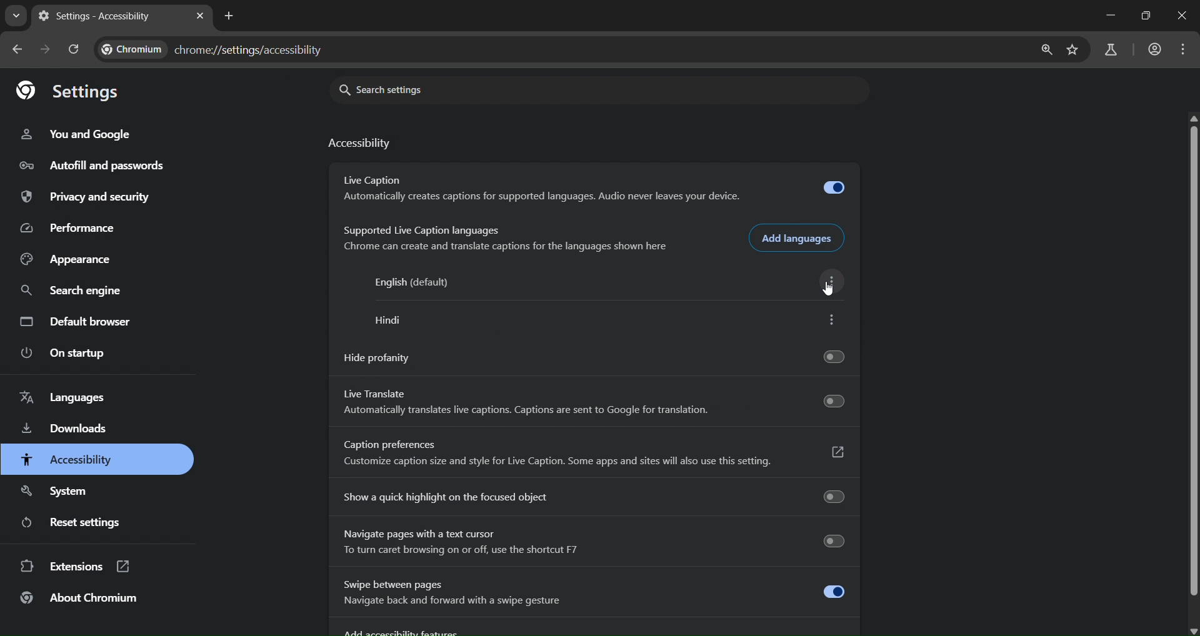 The height and width of the screenshot is (636, 1200). Describe the element at coordinates (1192, 364) in the screenshot. I see `scroolbar` at that location.